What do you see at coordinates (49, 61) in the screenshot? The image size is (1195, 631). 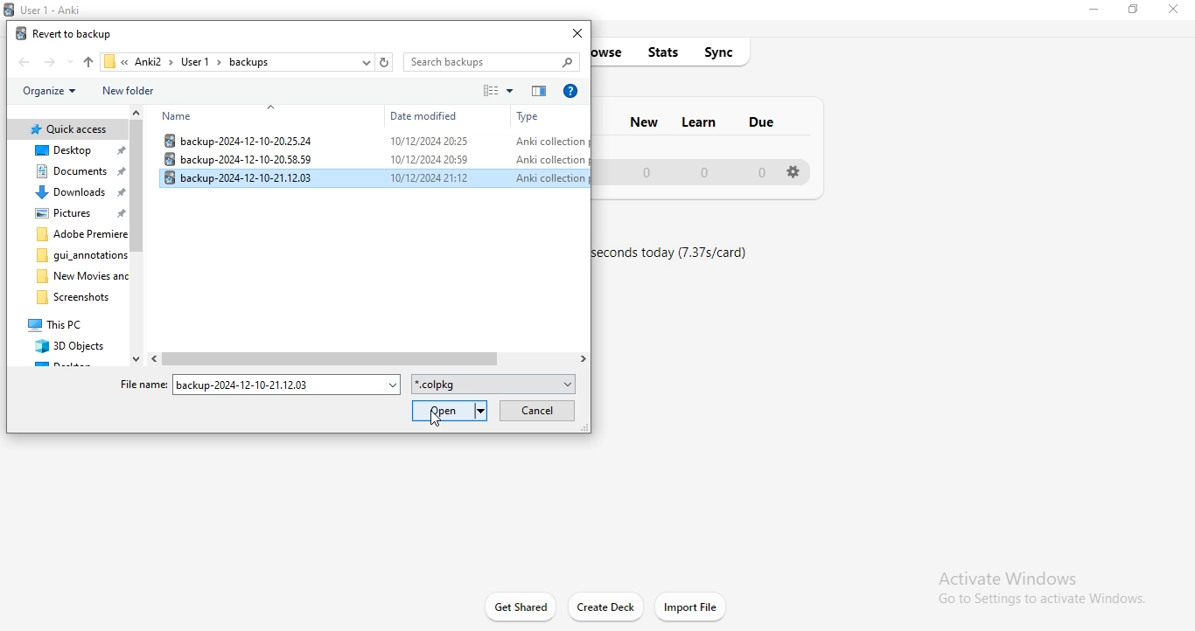 I see `file forward` at bounding box center [49, 61].